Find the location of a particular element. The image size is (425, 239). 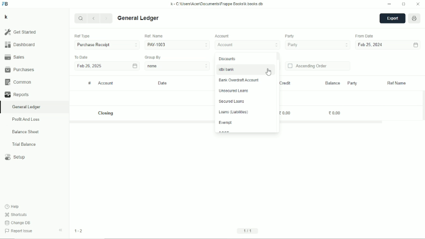

Shortcuts is located at coordinates (16, 215).